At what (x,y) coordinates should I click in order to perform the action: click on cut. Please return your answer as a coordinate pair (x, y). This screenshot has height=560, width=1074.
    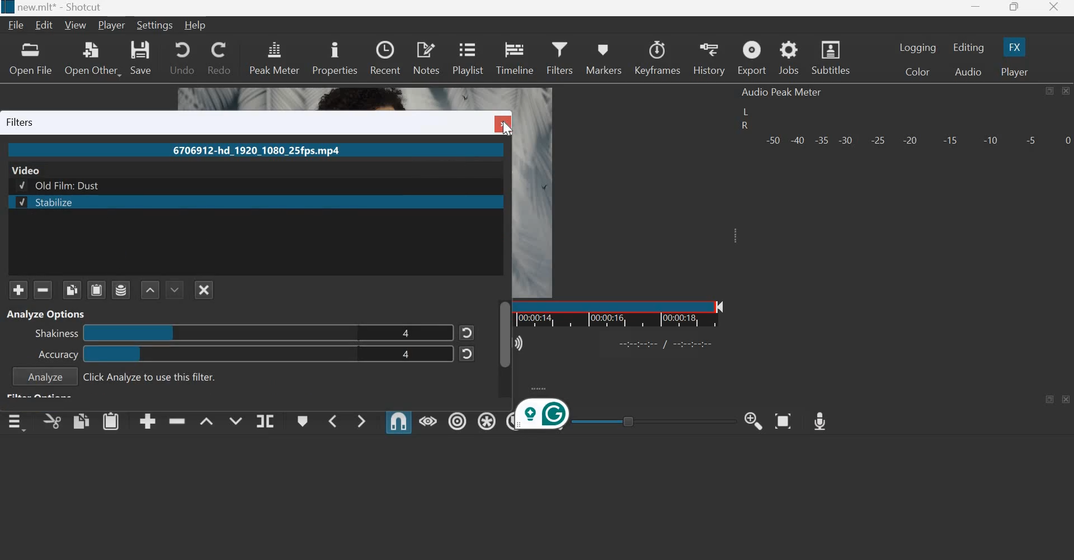
    Looking at the image, I should click on (53, 421).